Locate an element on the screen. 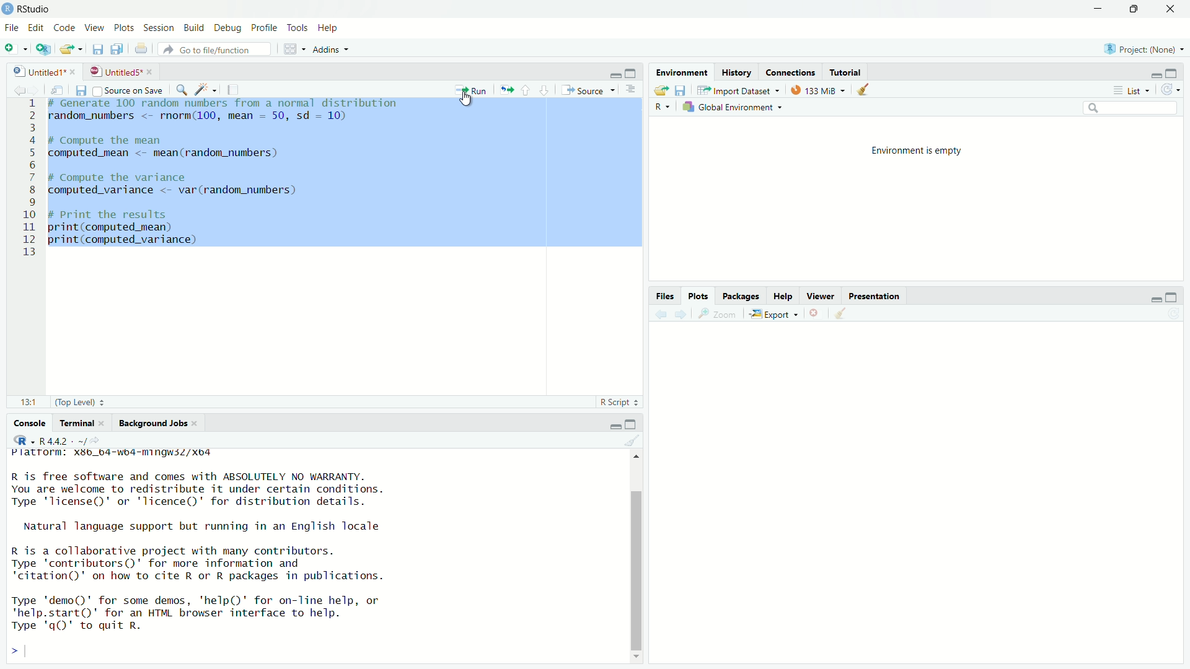  go to file/function is located at coordinates (219, 50).